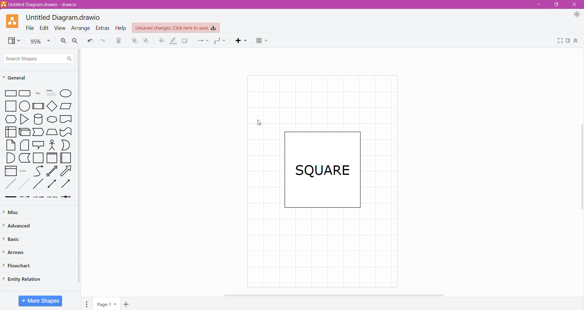 The width and height of the screenshot is (584, 310). I want to click on diamond, so click(53, 106).